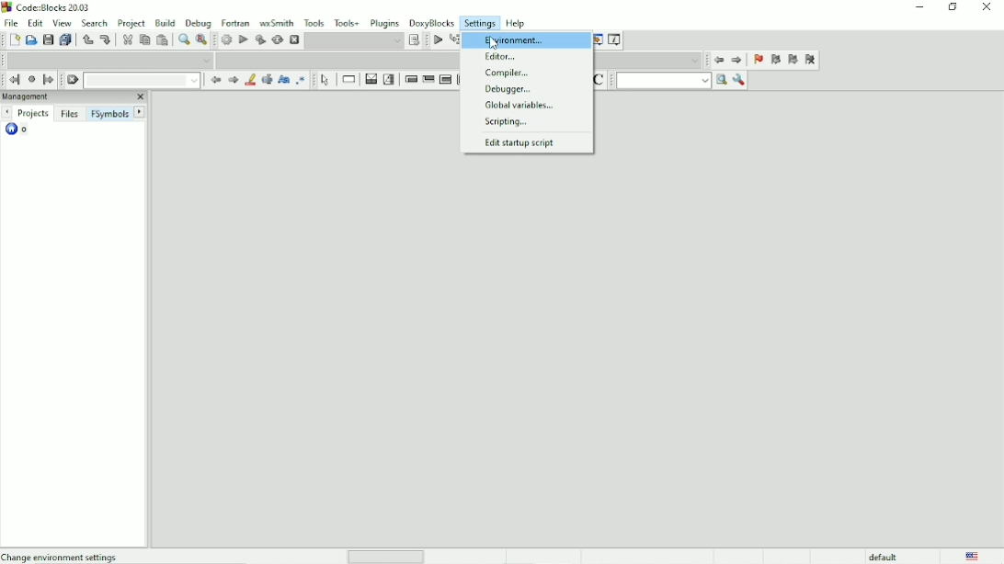 The width and height of the screenshot is (1004, 564). I want to click on Select, so click(327, 81).